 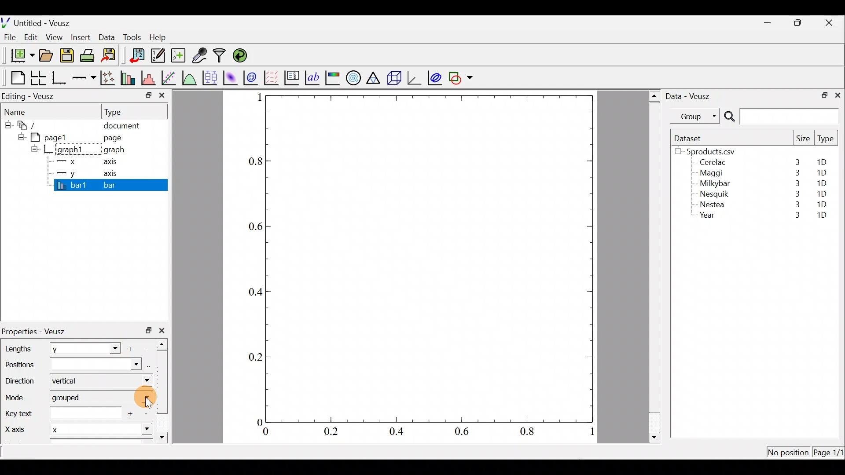 I want to click on y, so click(x=66, y=350).